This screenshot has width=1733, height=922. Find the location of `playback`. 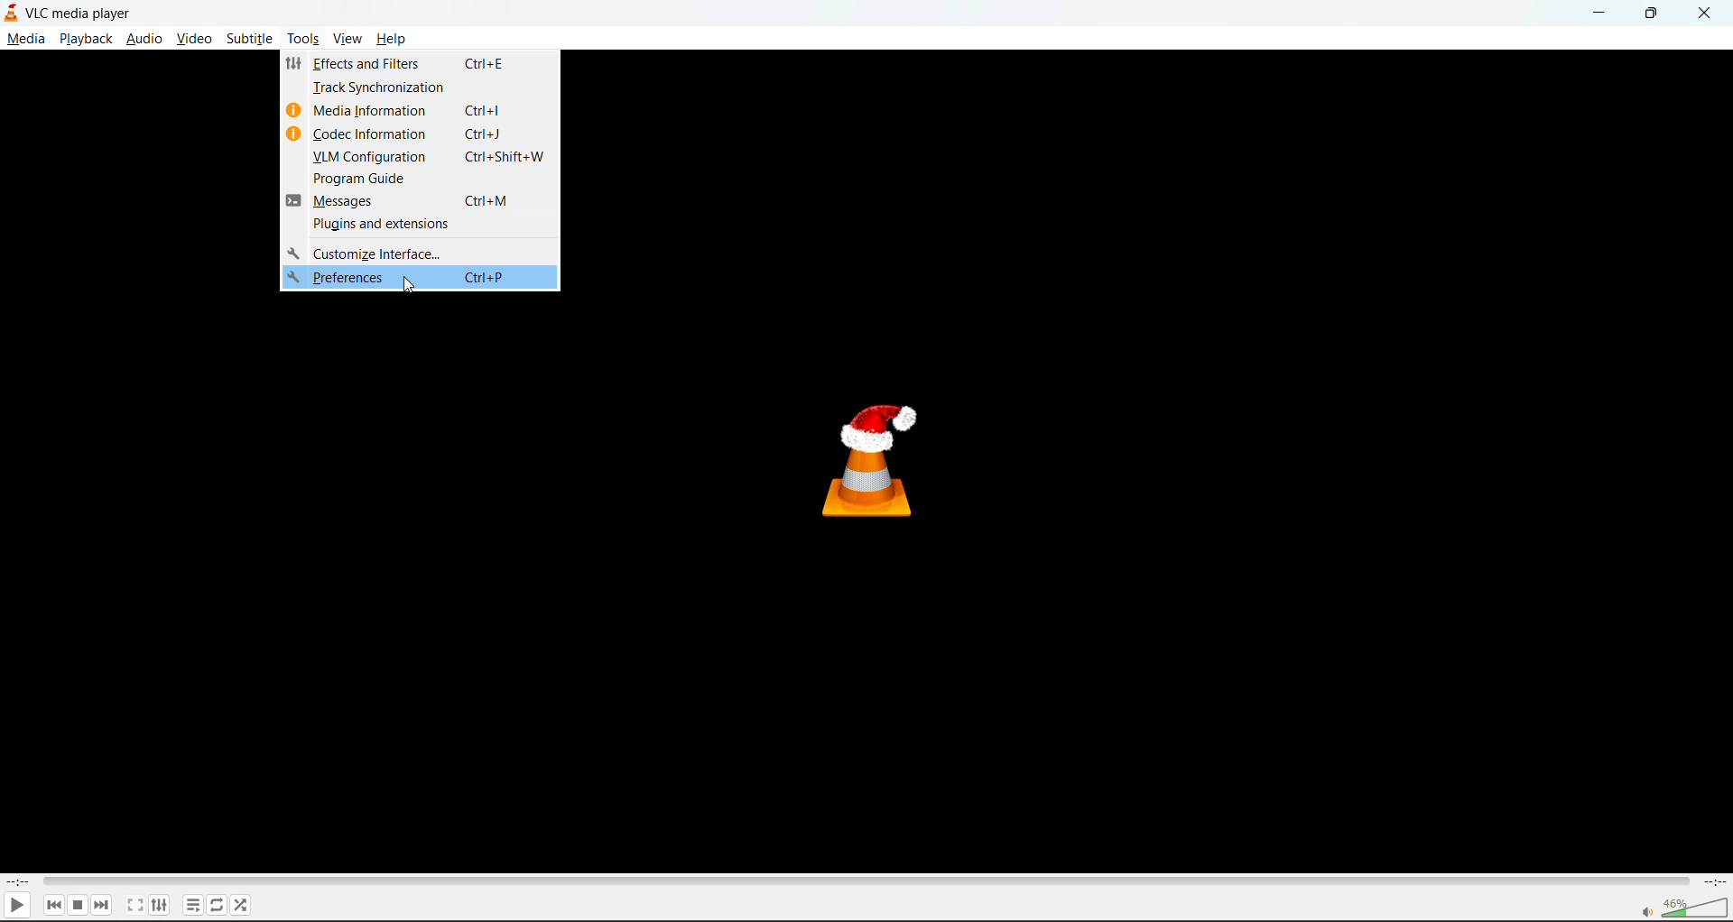

playback is located at coordinates (87, 39).